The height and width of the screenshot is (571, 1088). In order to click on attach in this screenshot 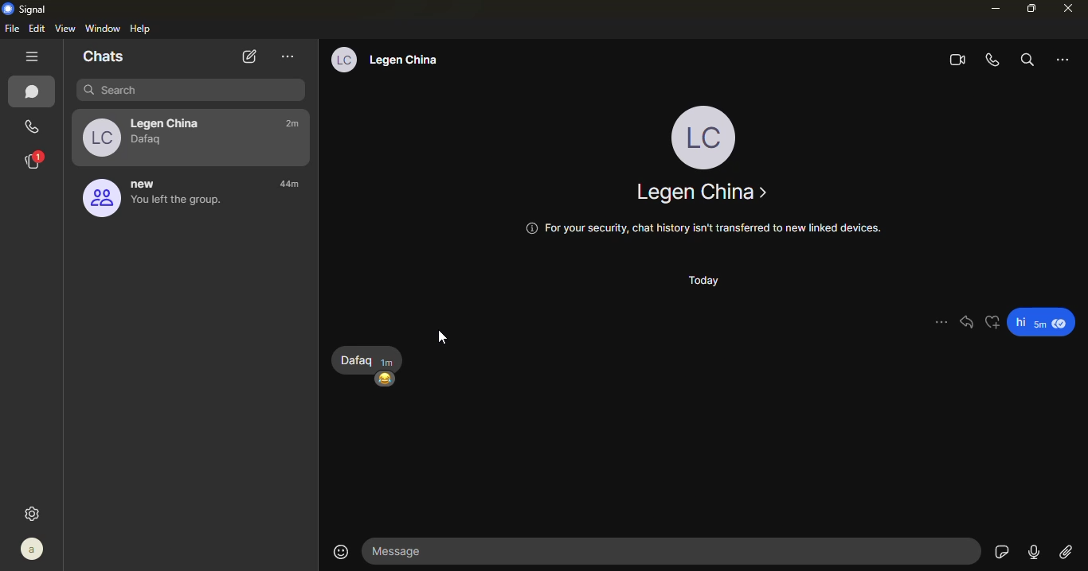, I will do `click(1066, 553)`.